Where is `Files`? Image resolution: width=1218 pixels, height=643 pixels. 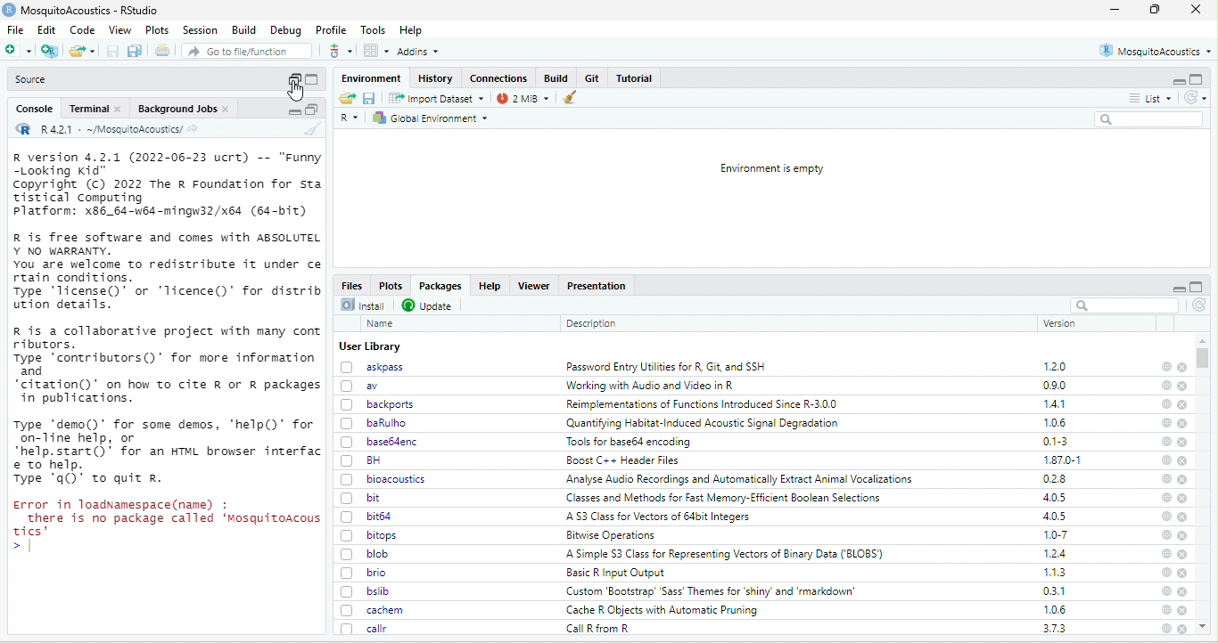 Files is located at coordinates (351, 286).